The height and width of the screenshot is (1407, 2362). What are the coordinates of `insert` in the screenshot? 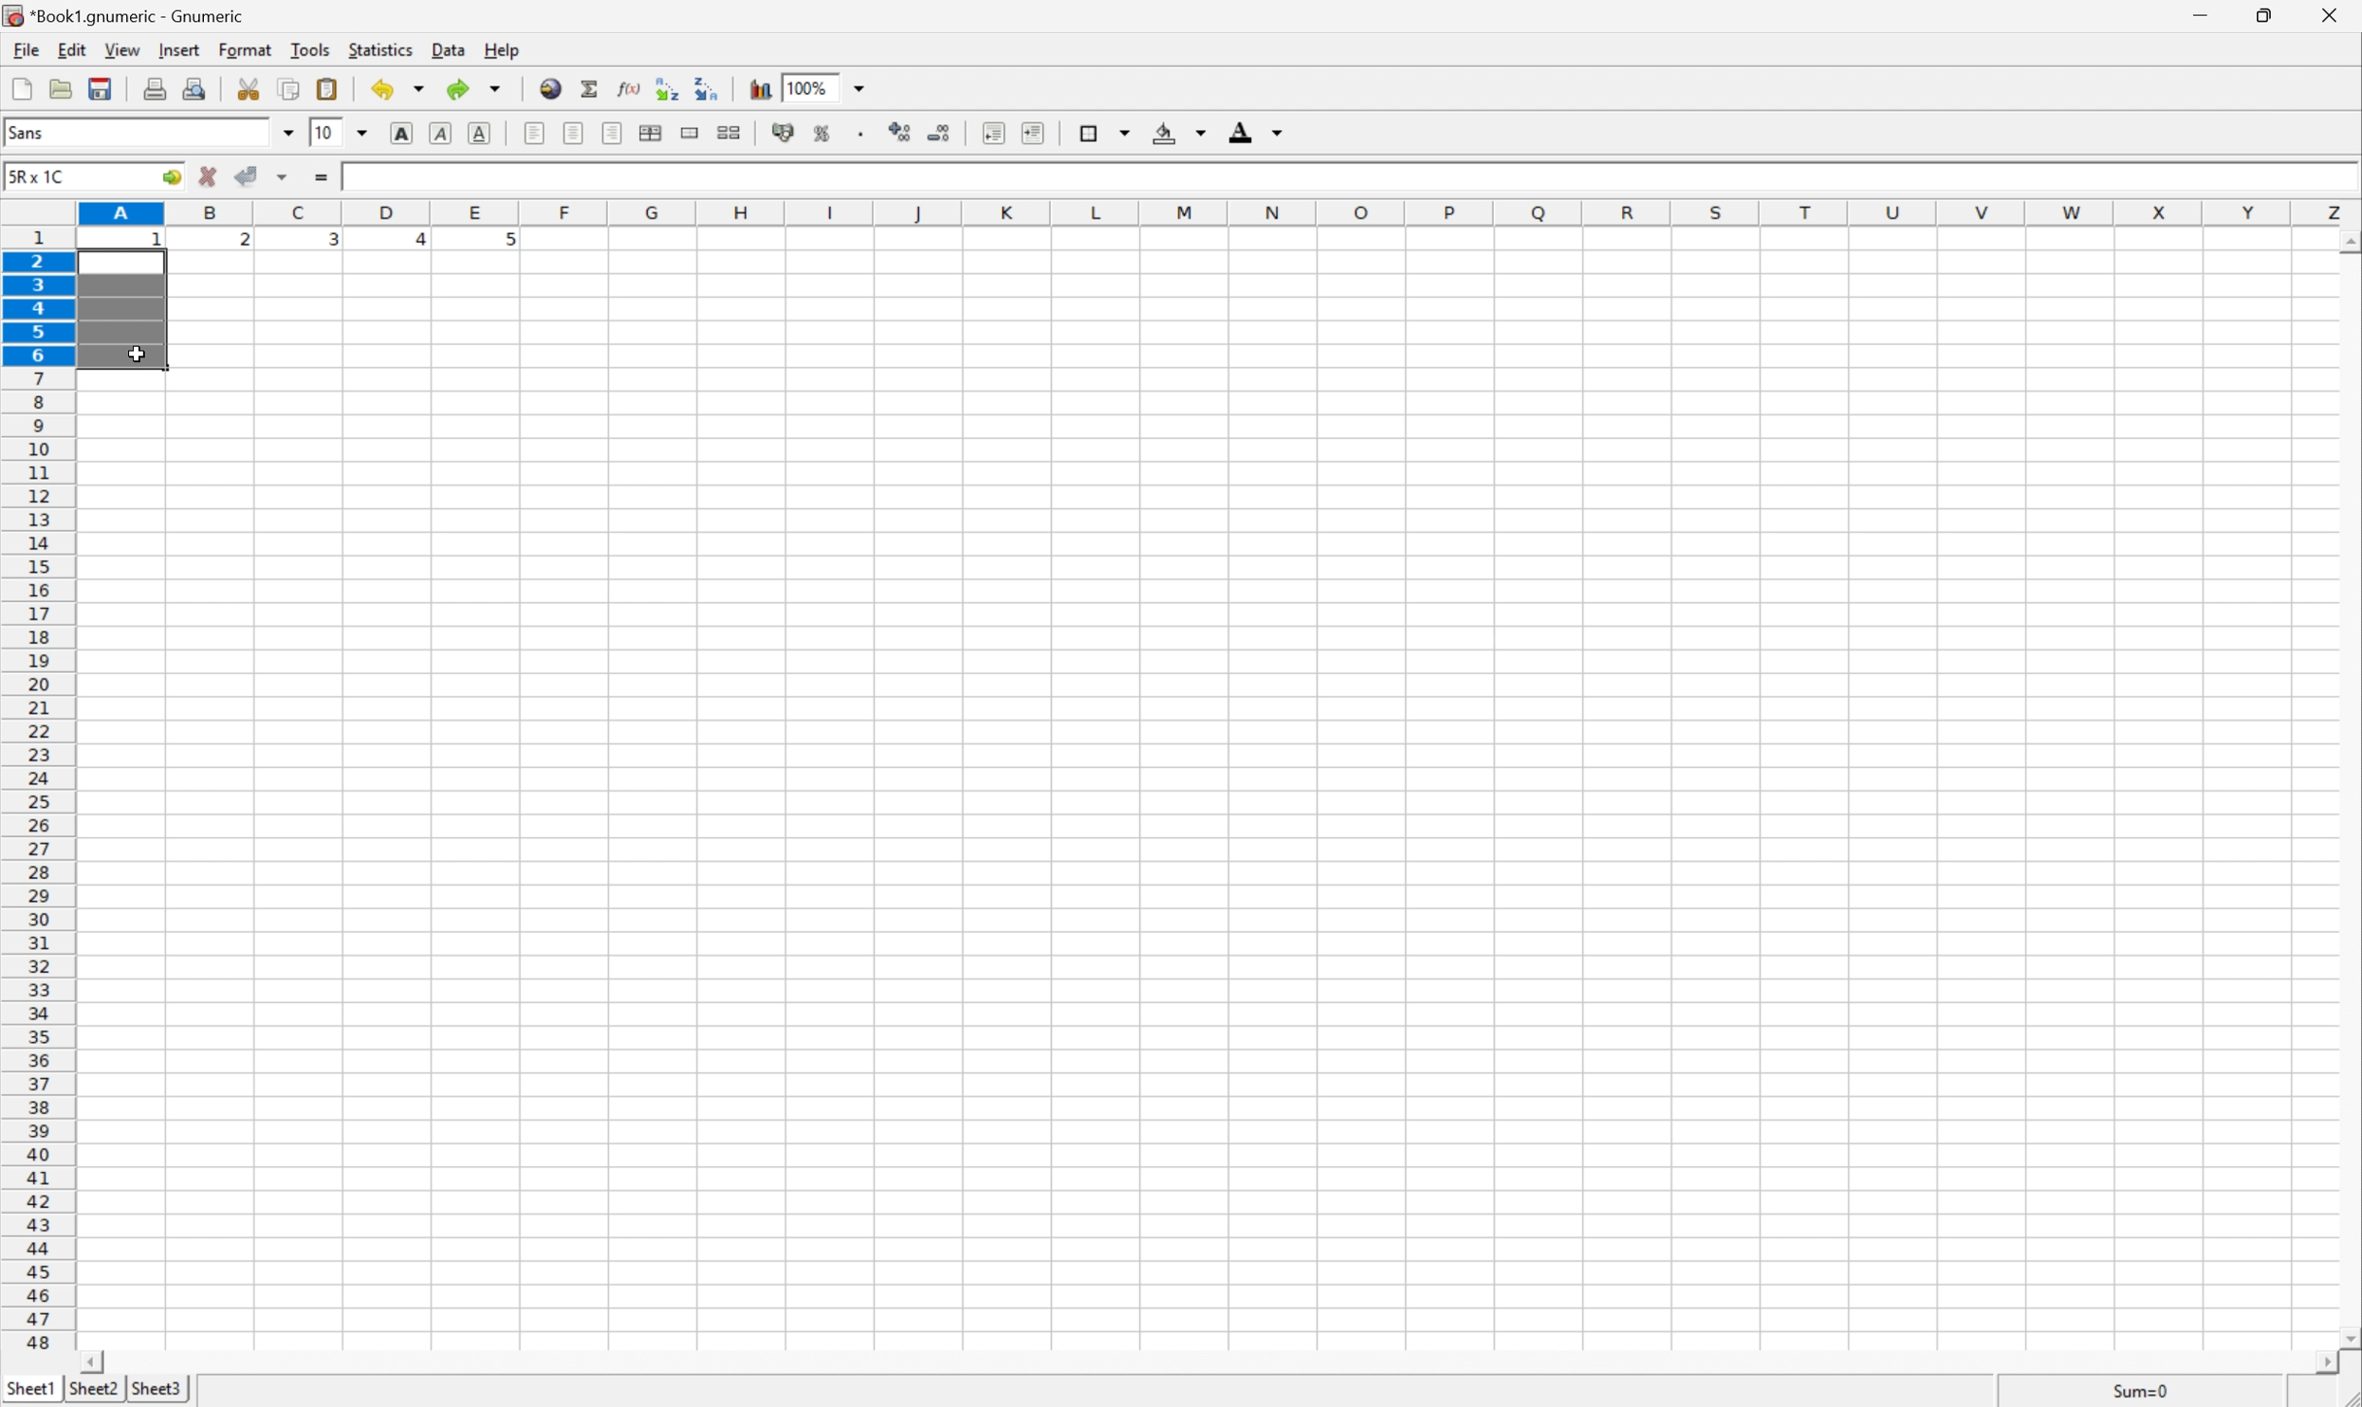 It's located at (179, 48).